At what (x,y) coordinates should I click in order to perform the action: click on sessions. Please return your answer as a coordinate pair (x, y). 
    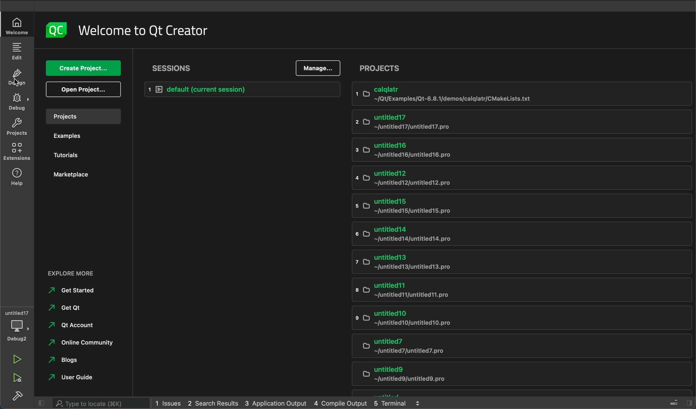
    Looking at the image, I should click on (177, 67).